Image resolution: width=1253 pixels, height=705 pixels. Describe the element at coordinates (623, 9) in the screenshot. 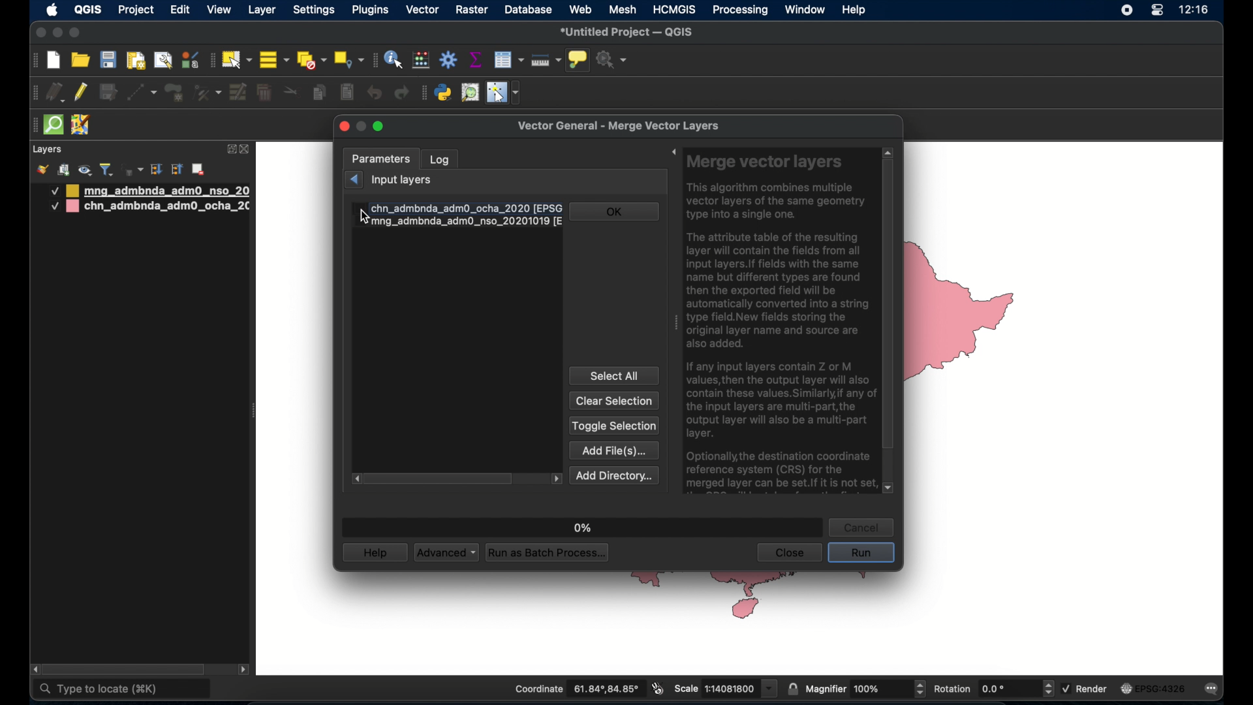

I see `mesh` at that location.